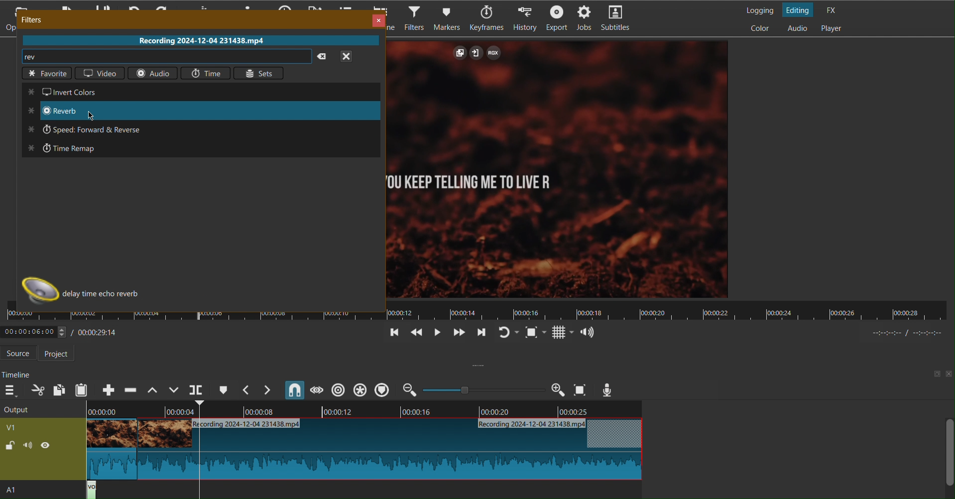  What do you see at coordinates (555, 18) in the screenshot?
I see `Export` at bounding box center [555, 18].